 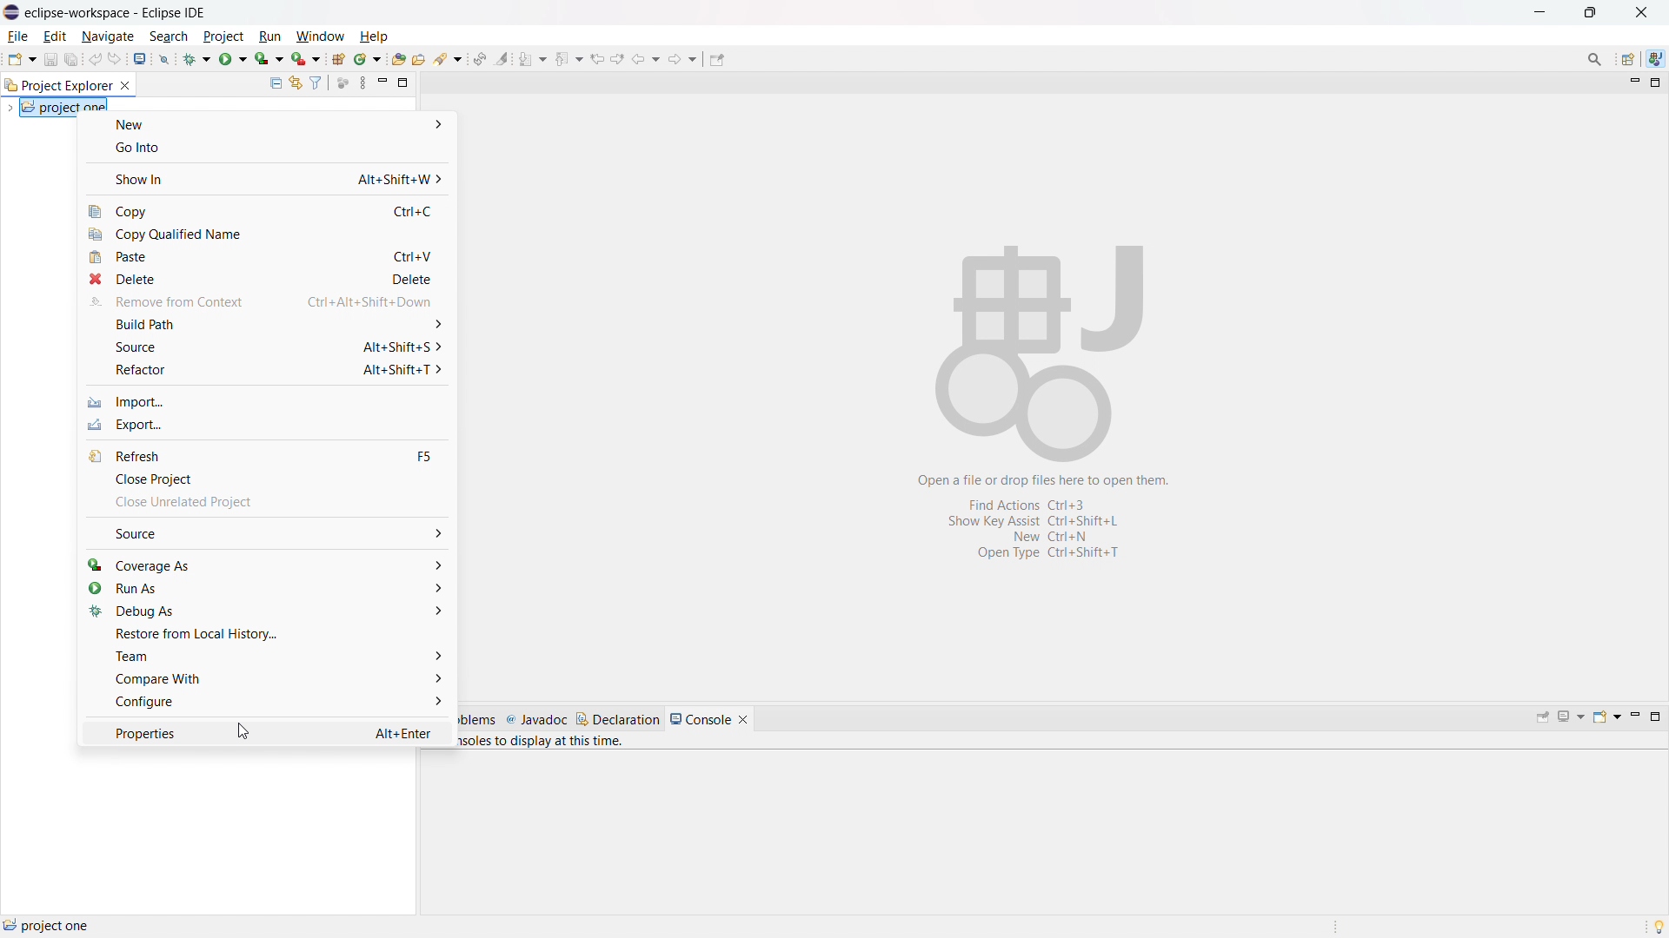 I want to click on find actions ctrl+3, so click(x=1034, y=504).